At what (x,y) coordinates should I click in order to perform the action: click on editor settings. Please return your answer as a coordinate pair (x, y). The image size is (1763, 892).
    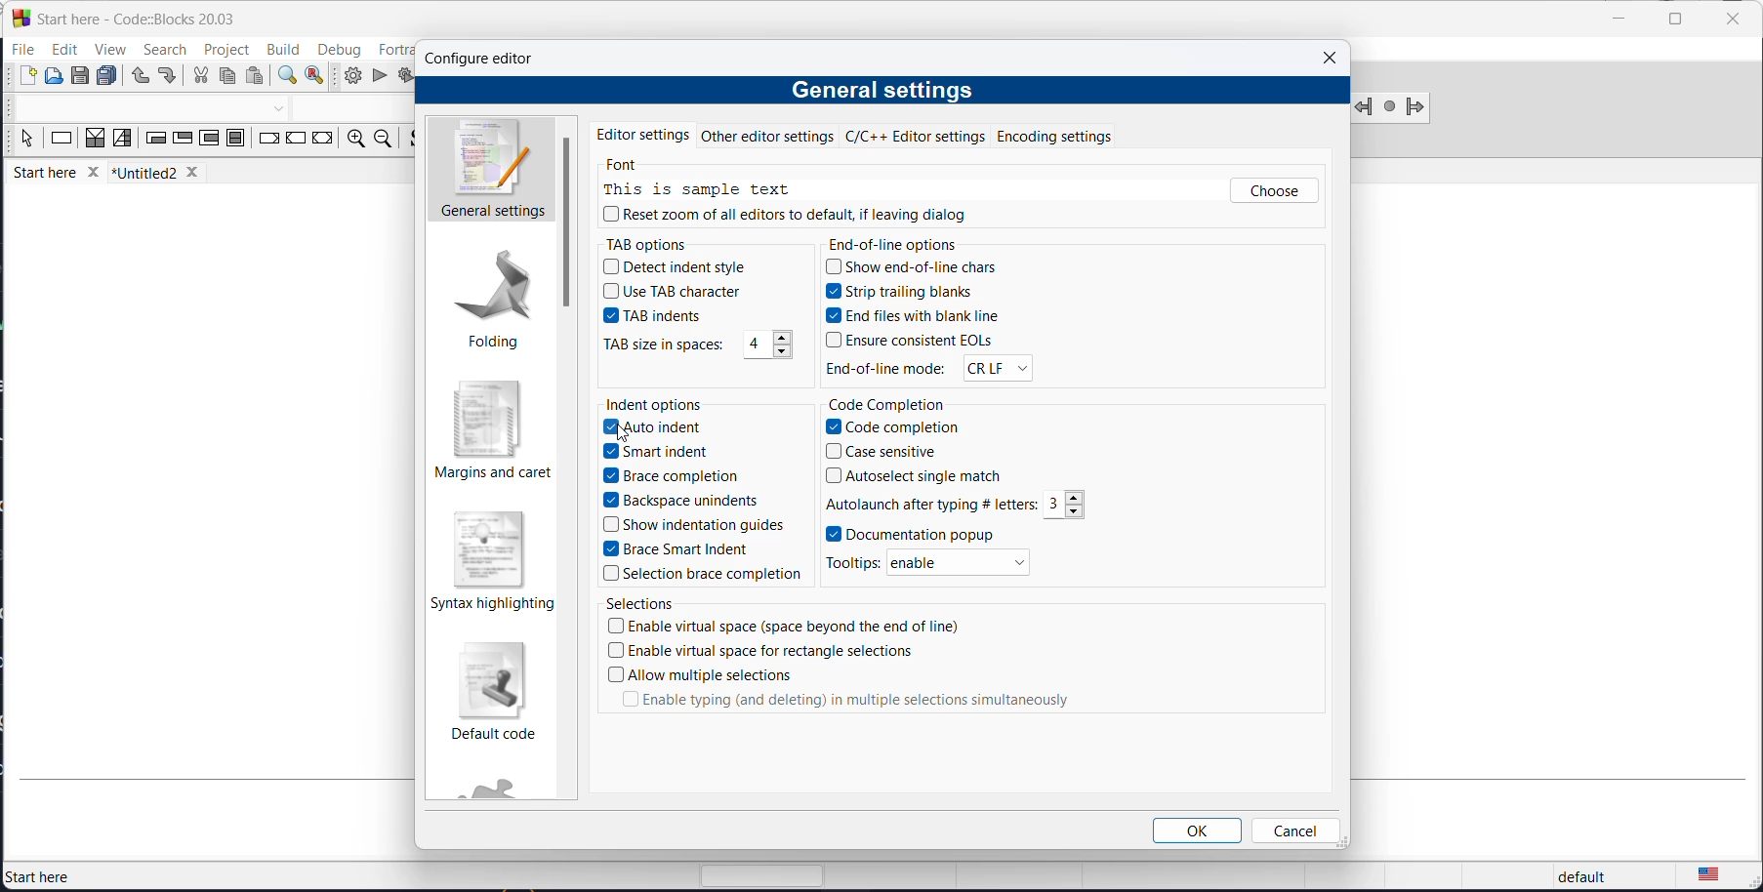
    Looking at the image, I should click on (643, 133).